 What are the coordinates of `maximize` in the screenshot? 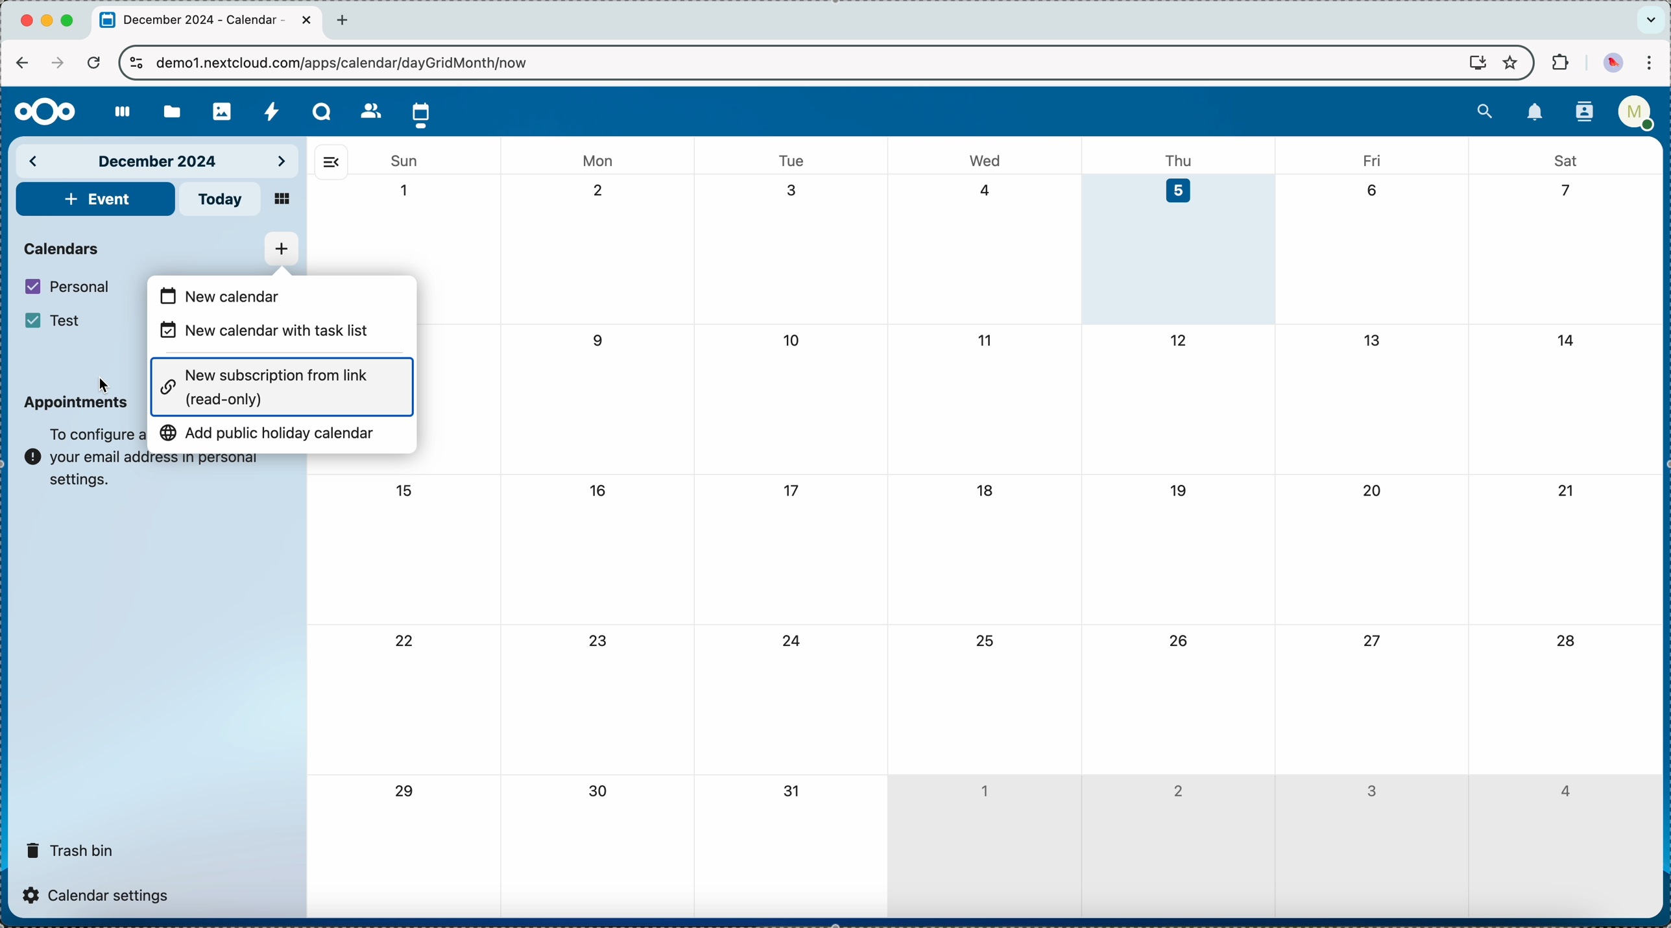 It's located at (70, 21).